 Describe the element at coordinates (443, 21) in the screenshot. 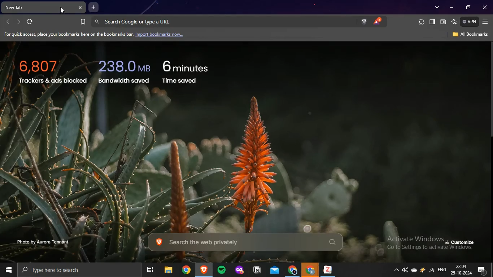

I see `brave wallet` at that location.